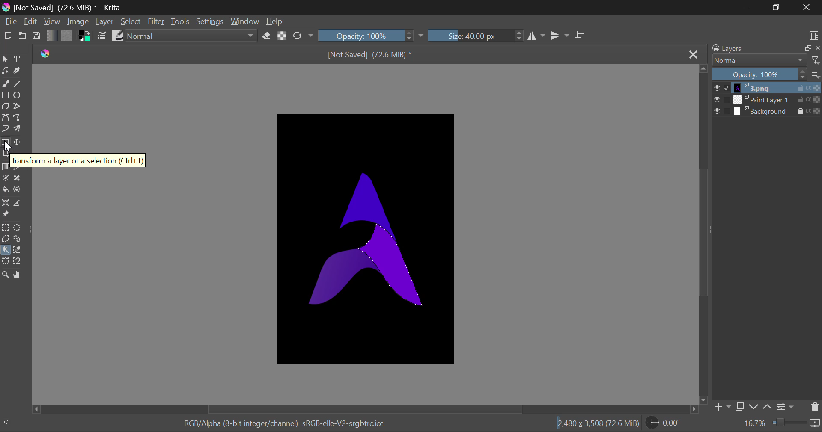 This screenshot has height=432, width=822. What do you see at coordinates (16, 240) in the screenshot?
I see `Freehand Tool` at bounding box center [16, 240].